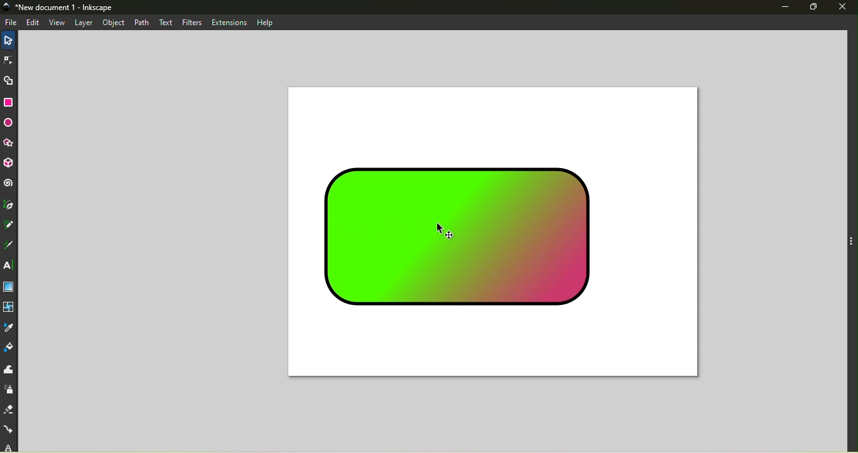  Describe the element at coordinates (70, 8) in the screenshot. I see `New document 1 - Inkscape` at that location.